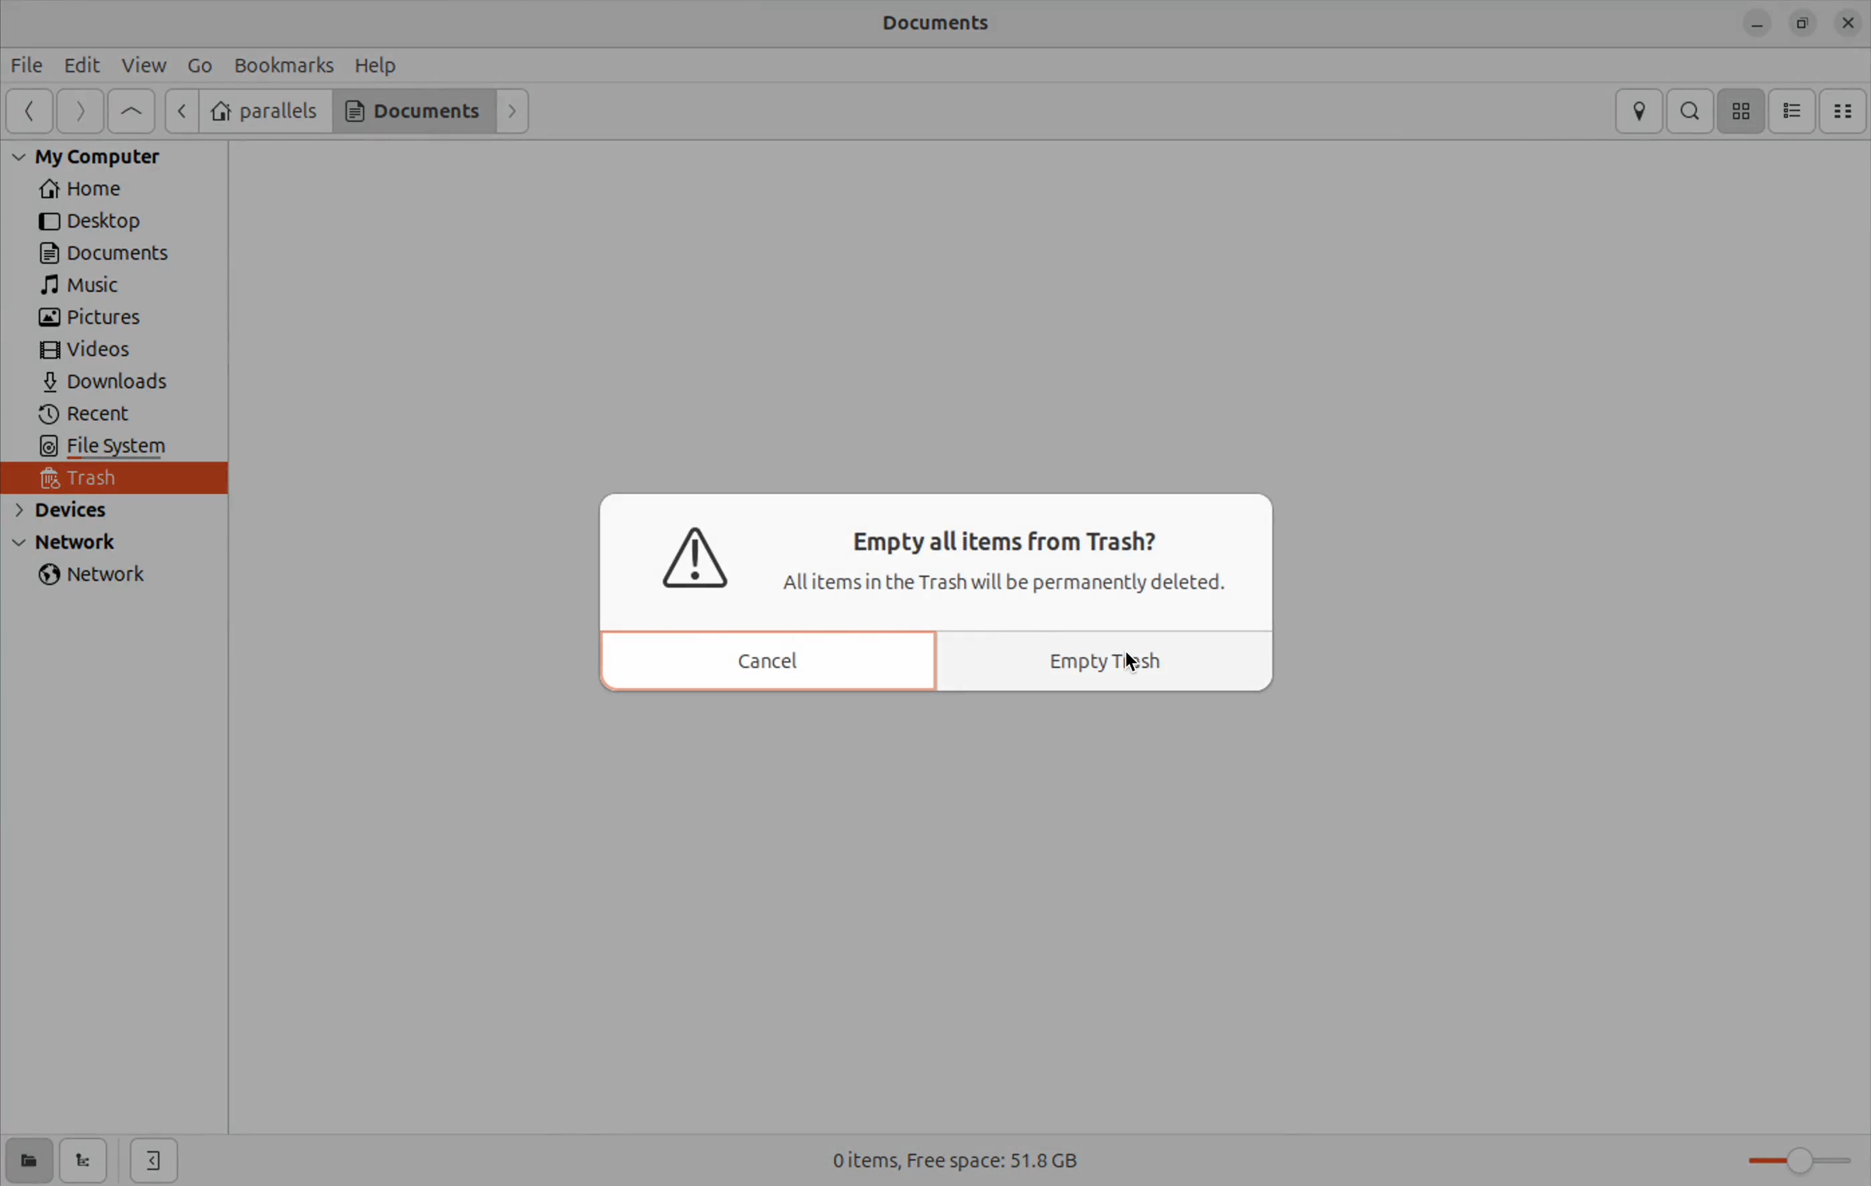 This screenshot has width=1871, height=1186. Describe the element at coordinates (103, 219) in the screenshot. I see `Desktop` at that location.